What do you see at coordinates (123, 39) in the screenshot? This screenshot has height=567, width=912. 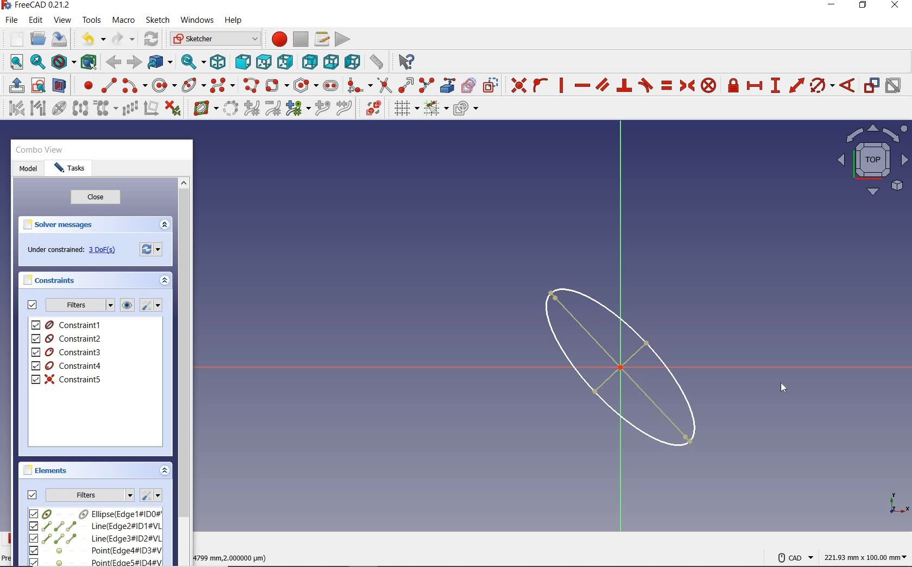 I see `redo` at bounding box center [123, 39].